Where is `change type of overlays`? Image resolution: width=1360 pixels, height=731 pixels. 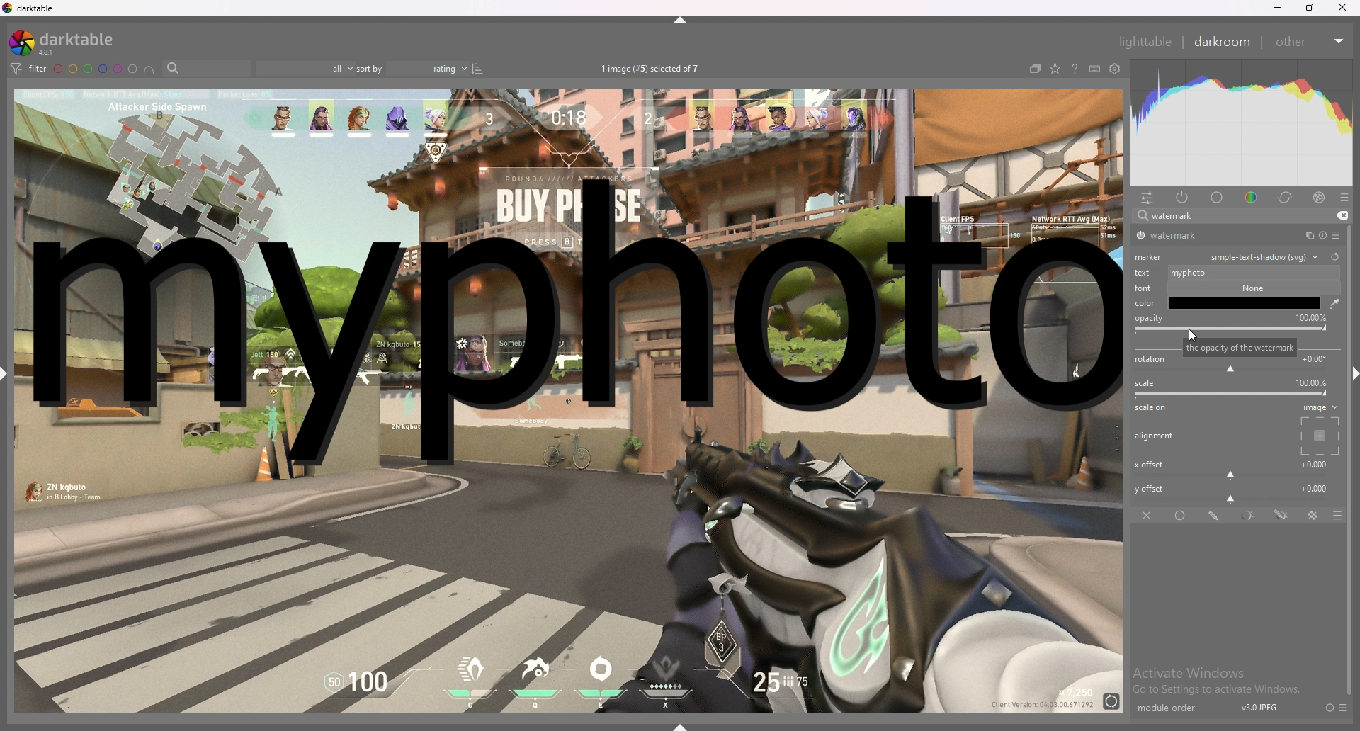
change type of overlays is located at coordinates (1055, 69).